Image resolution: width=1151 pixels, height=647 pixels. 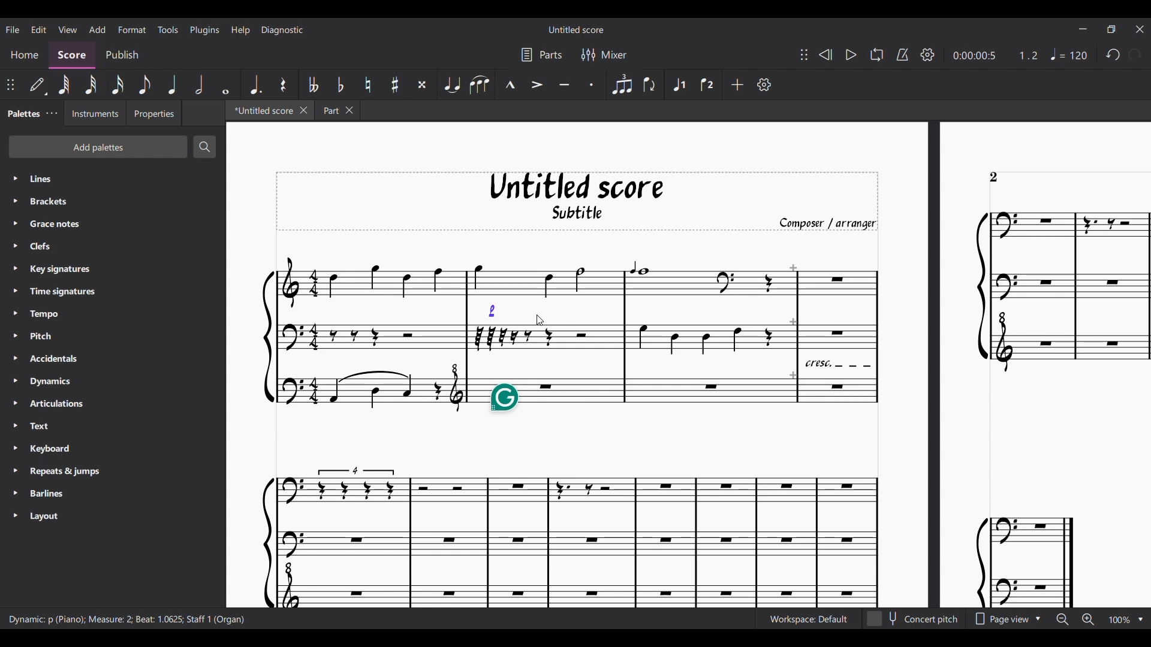 I want to click on 8th note, so click(x=144, y=84).